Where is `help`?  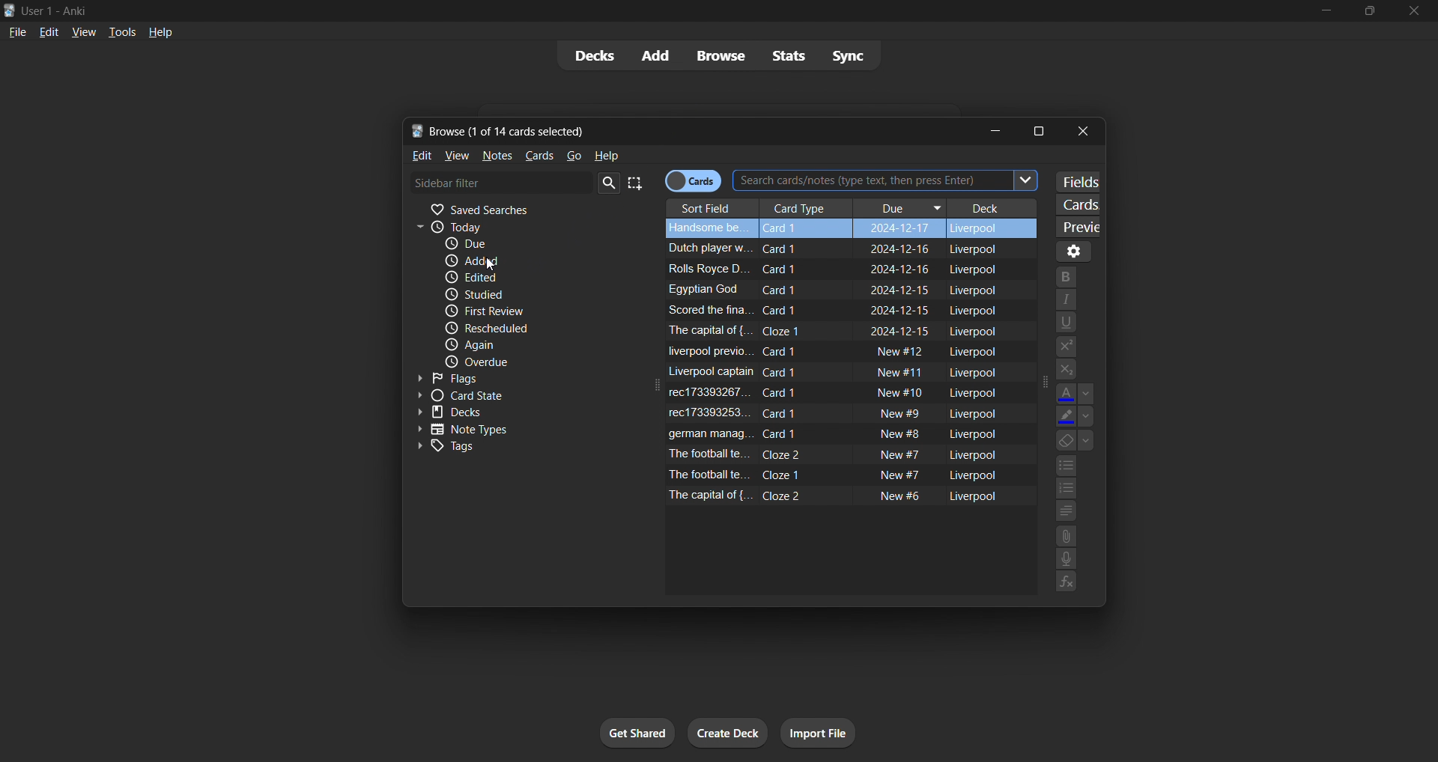
help is located at coordinates (162, 33).